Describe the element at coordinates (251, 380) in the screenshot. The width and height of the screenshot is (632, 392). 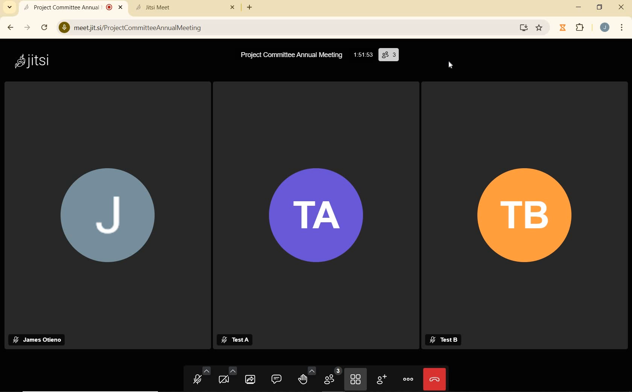
I see `start screen sharing` at that location.